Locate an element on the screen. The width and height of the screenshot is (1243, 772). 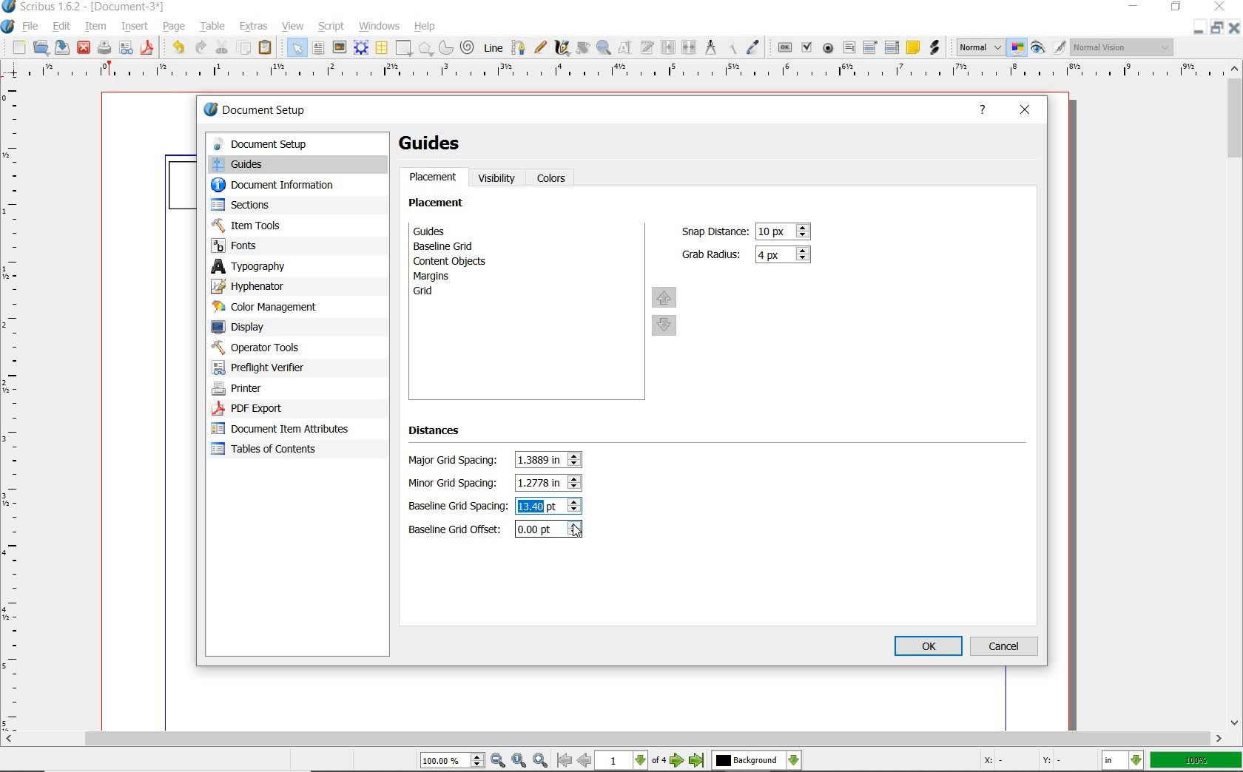
link text frames is located at coordinates (668, 47).